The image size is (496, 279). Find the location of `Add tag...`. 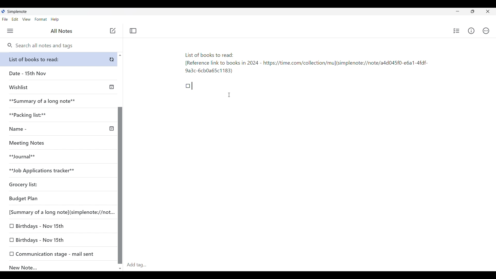

Add tag... is located at coordinates (140, 265).